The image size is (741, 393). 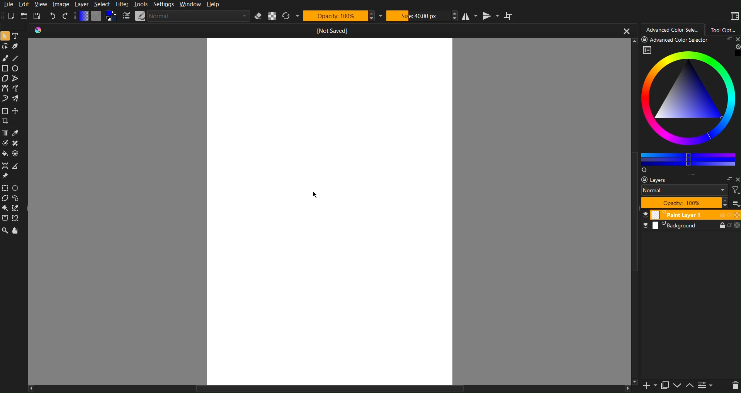 I want to click on Selection Tools, so click(x=14, y=116).